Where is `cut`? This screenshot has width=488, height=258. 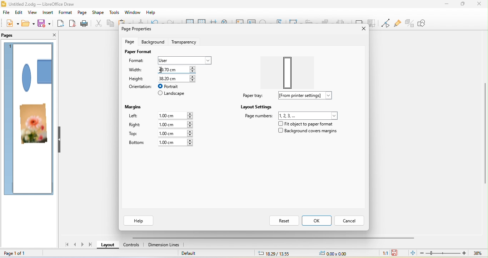
cut is located at coordinates (100, 24).